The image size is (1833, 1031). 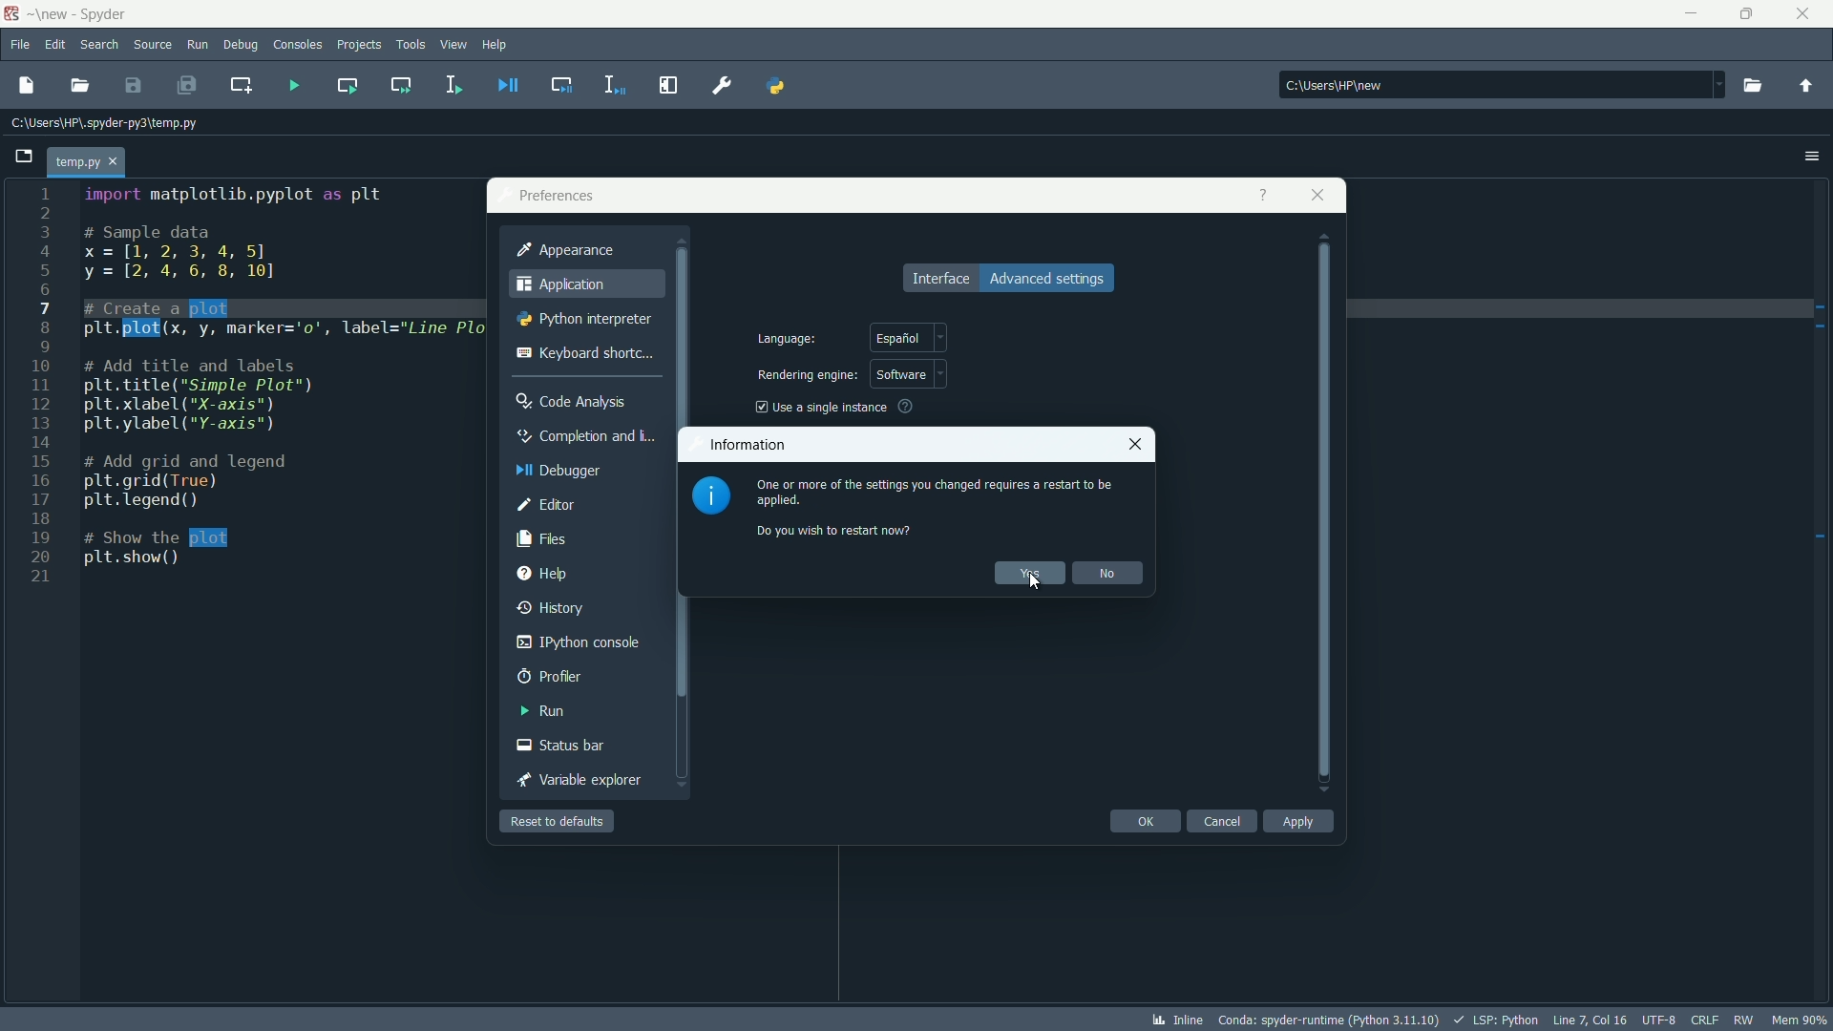 I want to click on create new cell at the current line, so click(x=240, y=84).